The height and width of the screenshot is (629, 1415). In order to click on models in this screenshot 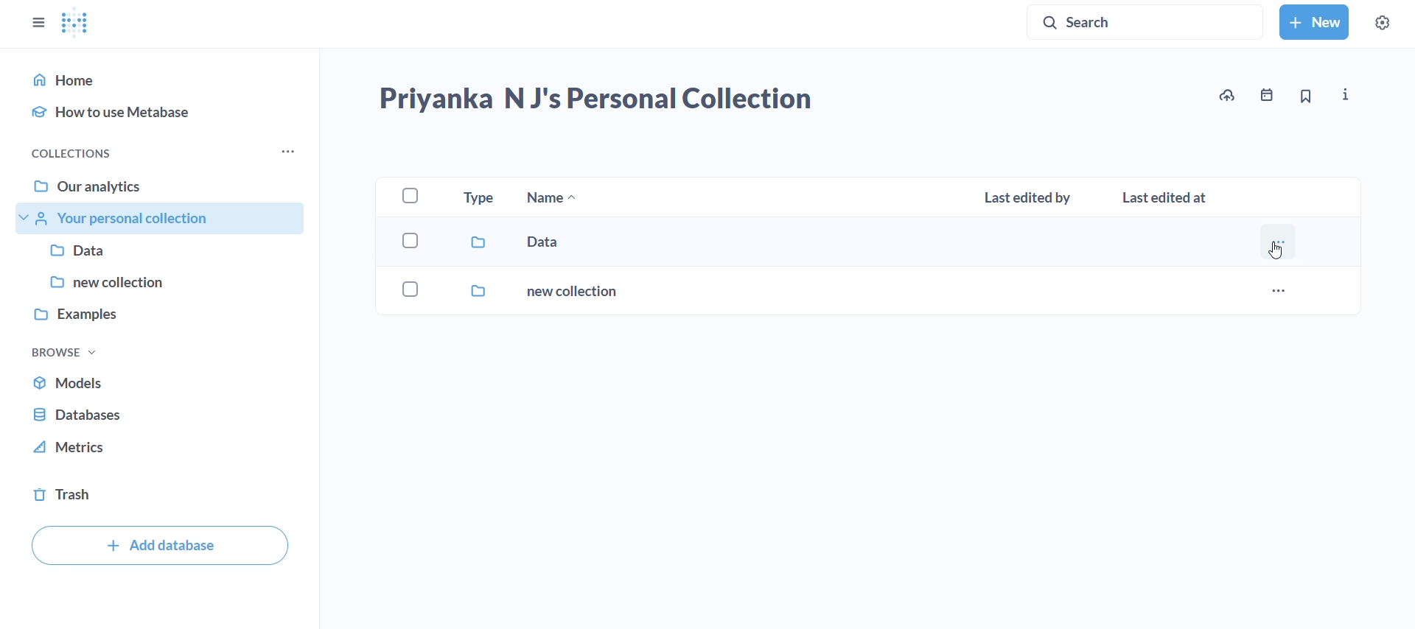, I will do `click(169, 384)`.